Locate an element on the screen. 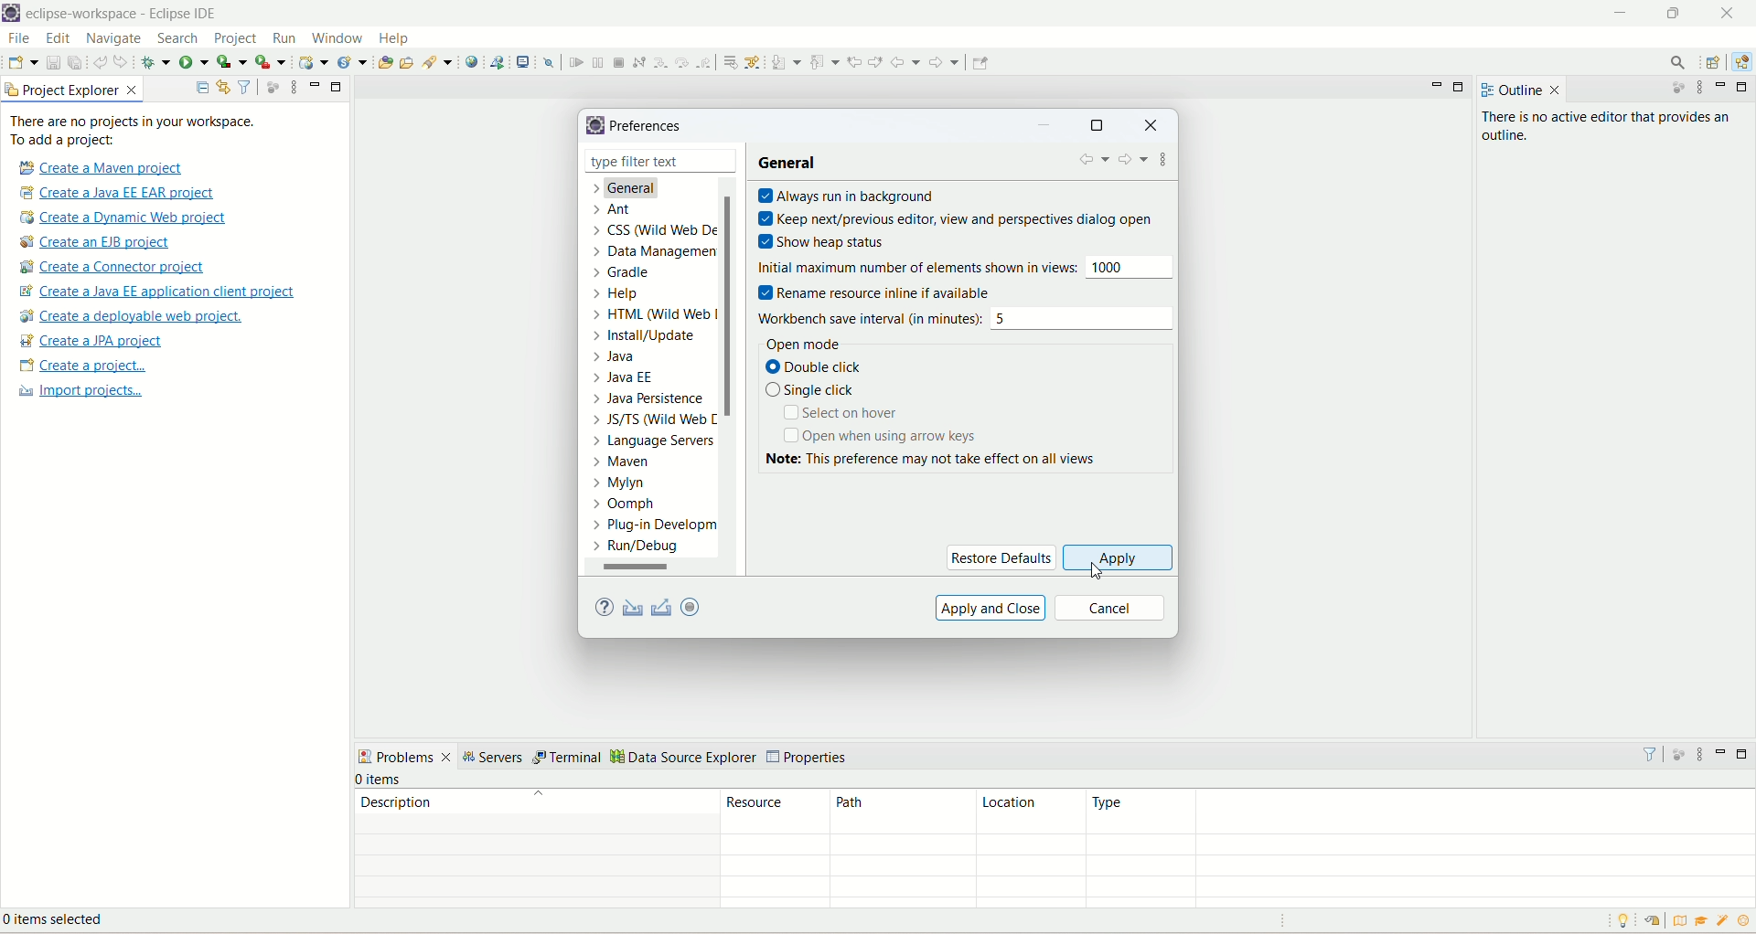  collapse all is located at coordinates (202, 89).